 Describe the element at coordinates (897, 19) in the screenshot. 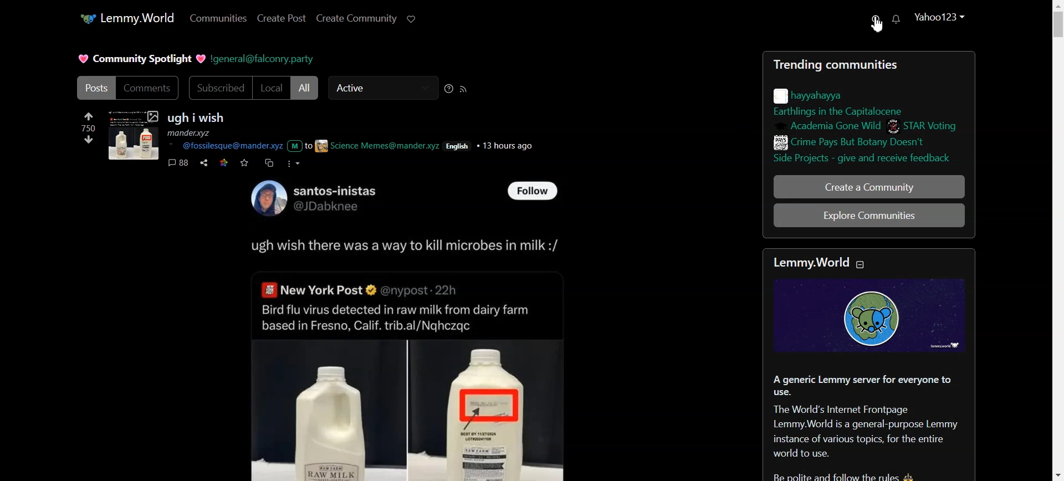

I see `Unread Message` at that location.